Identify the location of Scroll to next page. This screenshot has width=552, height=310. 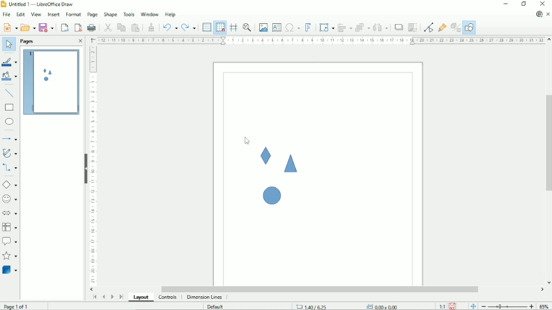
(112, 296).